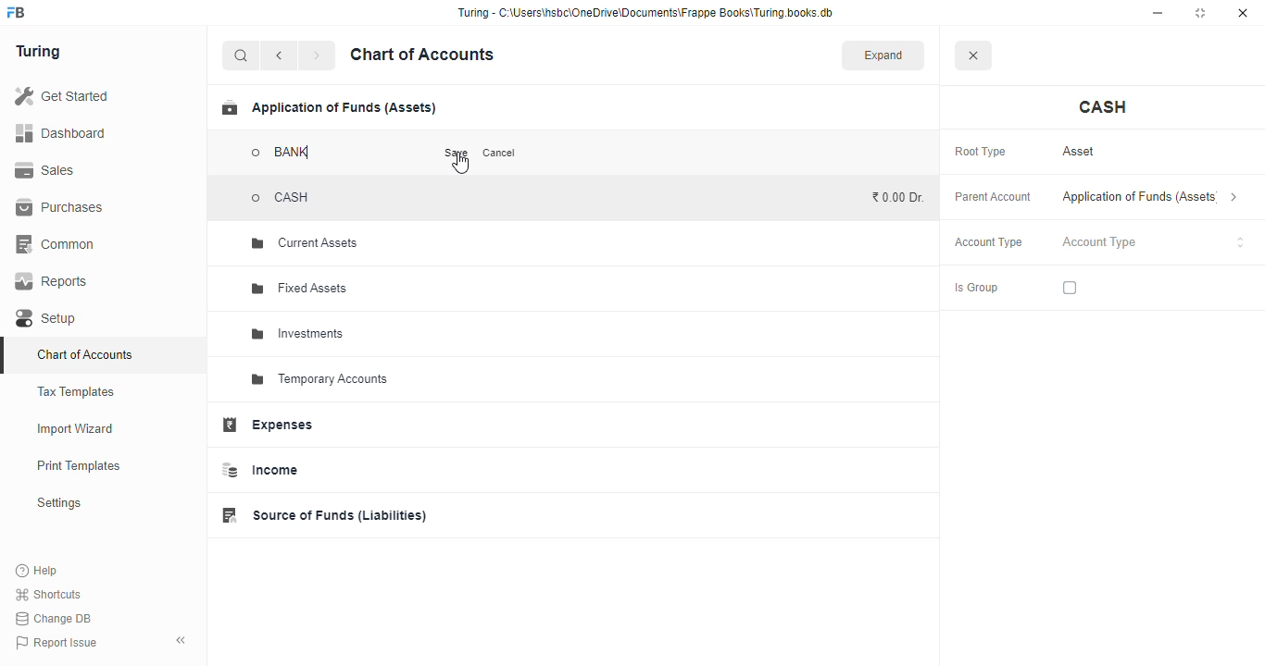 The image size is (1265, 666). What do you see at coordinates (1080, 152) in the screenshot?
I see `asset` at bounding box center [1080, 152].